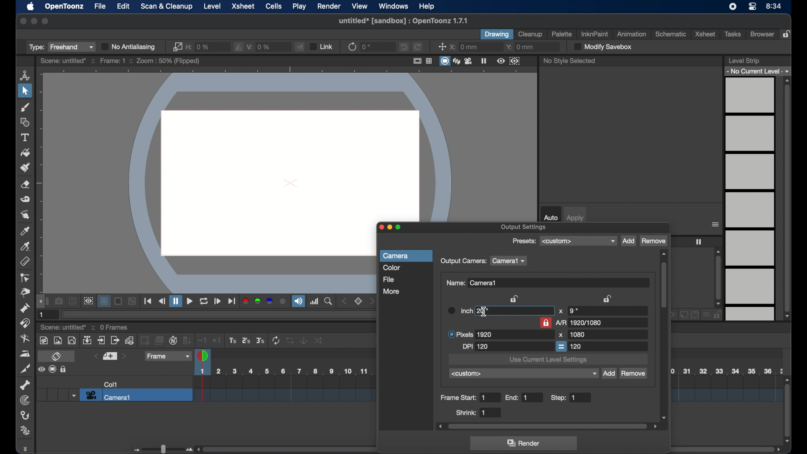  Describe the element at coordinates (634, 374) in the screenshot. I see `remove` at that location.